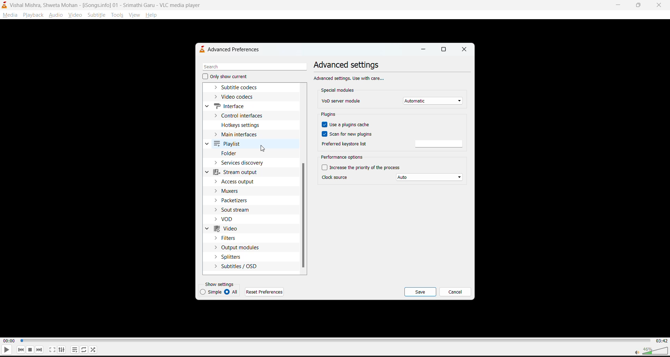 The image size is (670, 357). Describe the element at coordinates (232, 292) in the screenshot. I see `all` at that location.